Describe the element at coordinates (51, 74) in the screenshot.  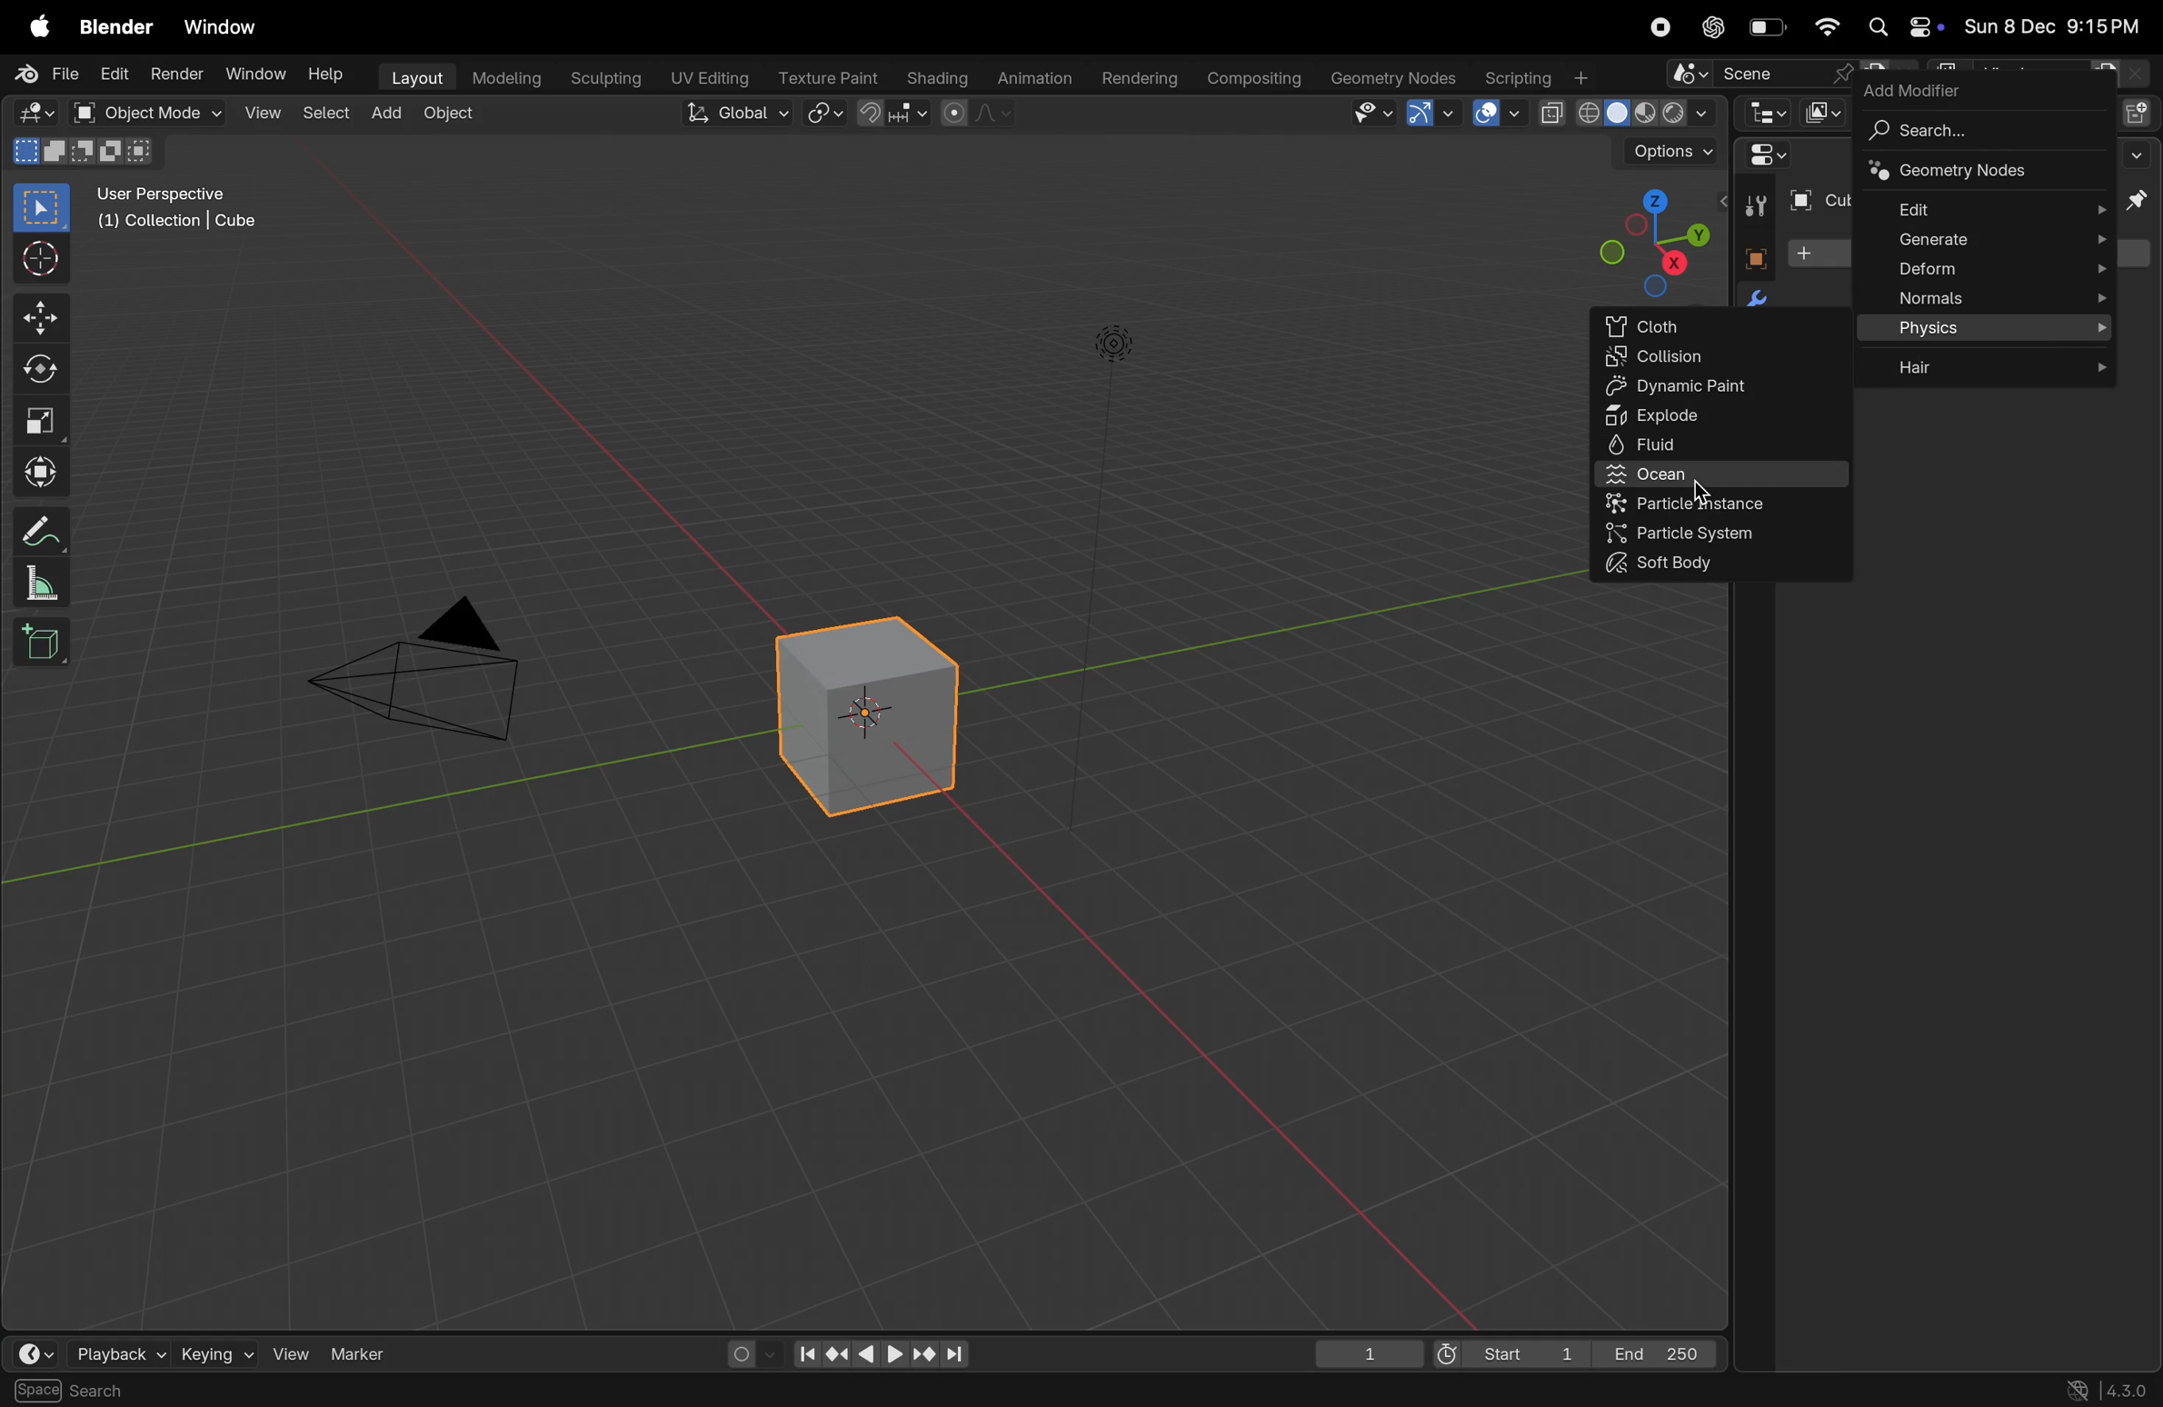
I see `file` at that location.